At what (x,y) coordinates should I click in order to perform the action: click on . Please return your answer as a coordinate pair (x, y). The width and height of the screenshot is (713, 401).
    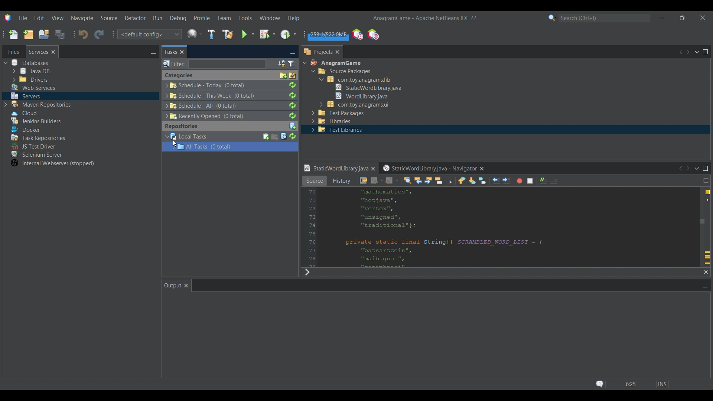
    Looking at the image, I should click on (504, 229).